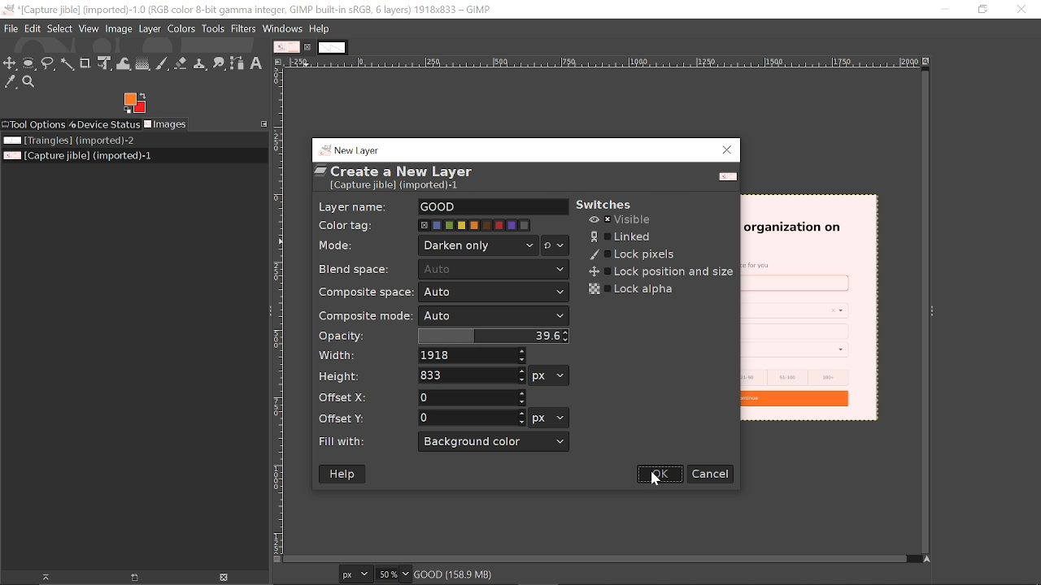  I want to click on current image, so click(810, 310).